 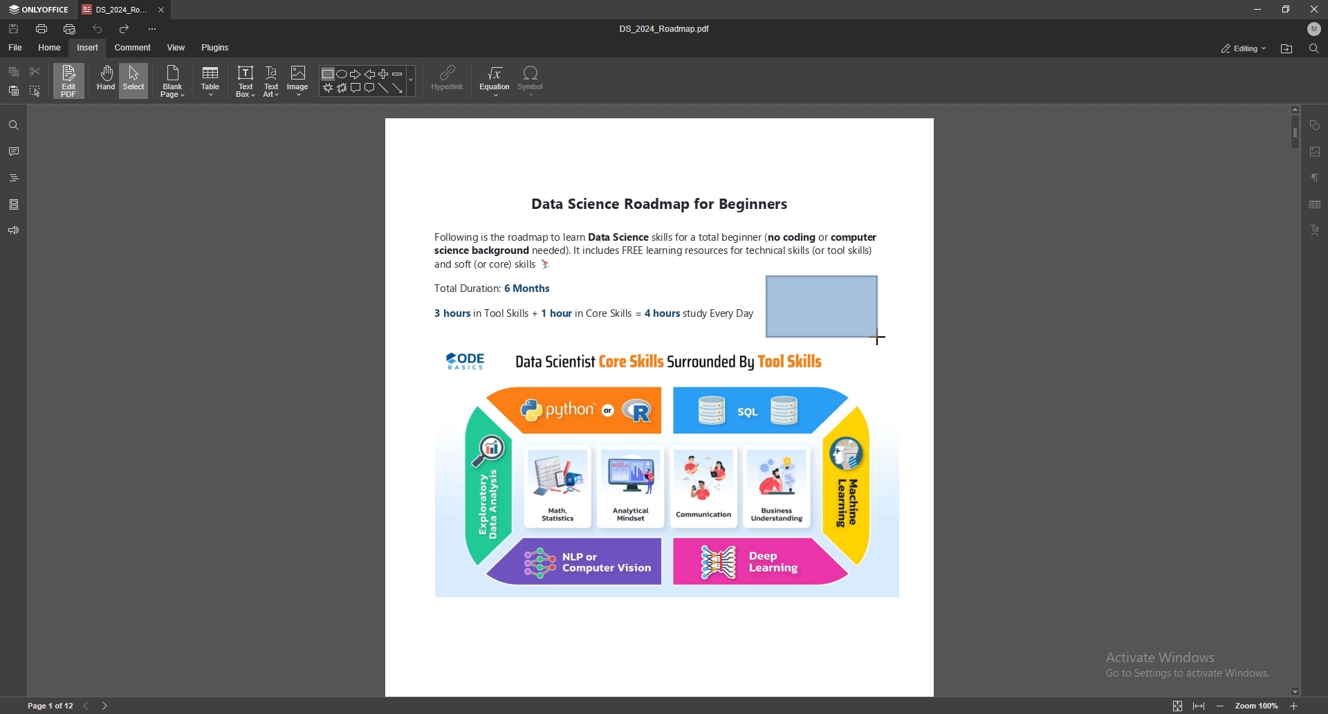 What do you see at coordinates (15, 29) in the screenshot?
I see `save` at bounding box center [15, 29].